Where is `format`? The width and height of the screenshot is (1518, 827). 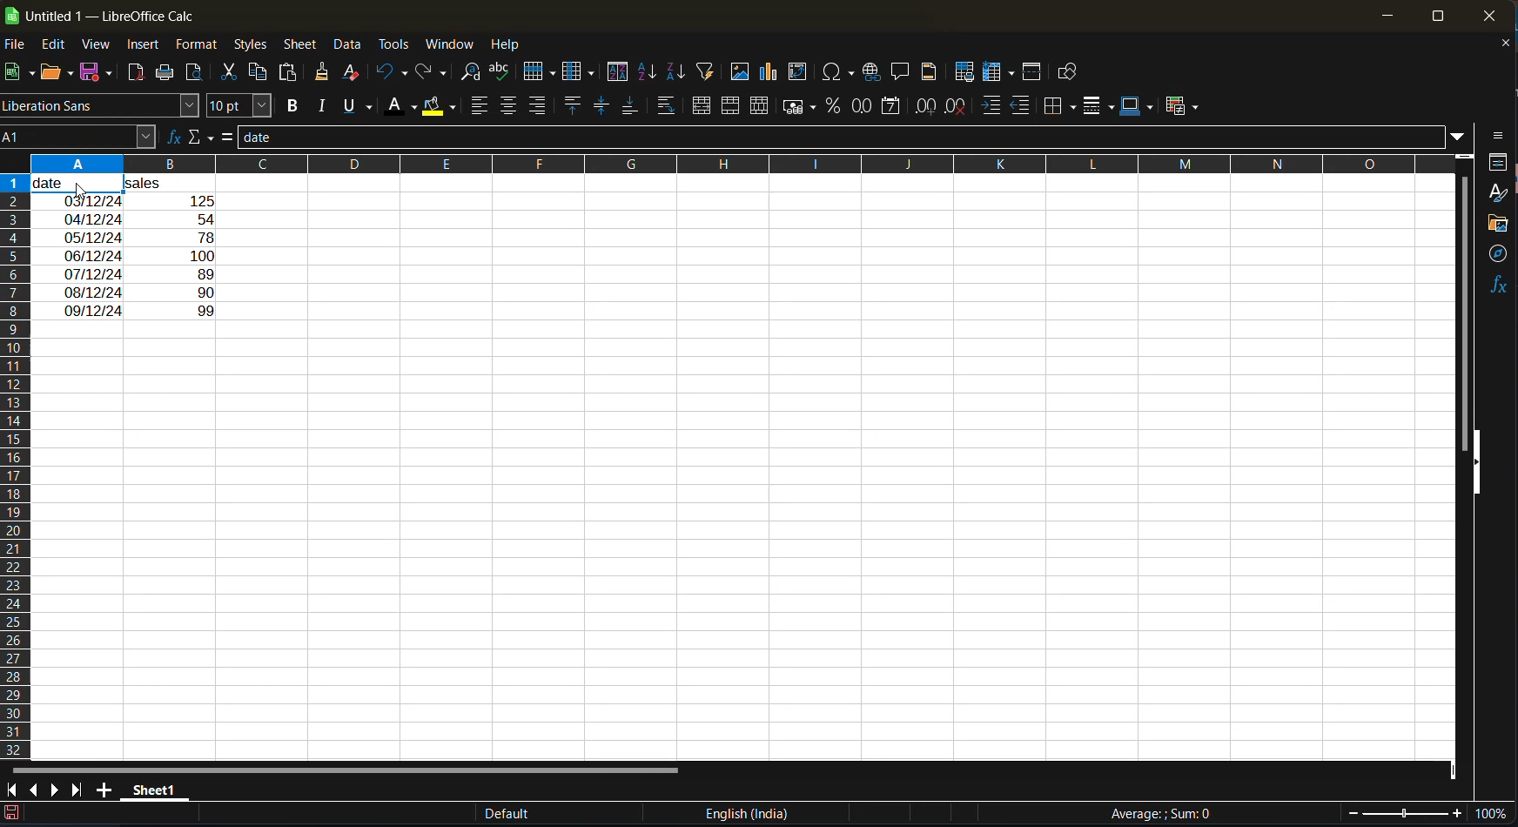 format is located at coordinates (198, 48).